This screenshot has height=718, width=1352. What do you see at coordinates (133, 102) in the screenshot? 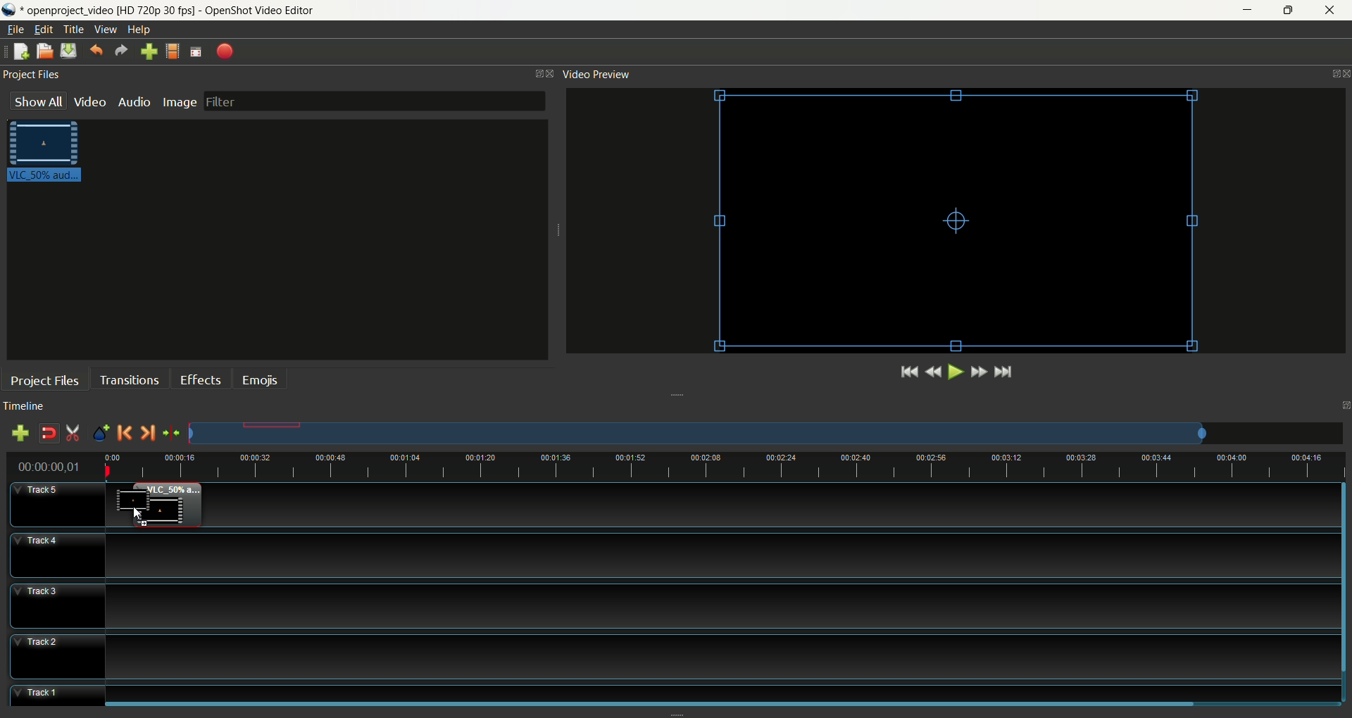
I see `audio` at bounding box center [133, 102].